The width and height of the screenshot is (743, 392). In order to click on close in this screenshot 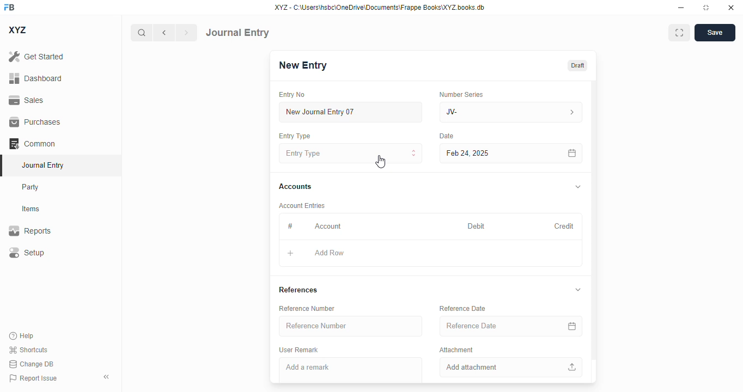, I will do `click(731, 8)`.